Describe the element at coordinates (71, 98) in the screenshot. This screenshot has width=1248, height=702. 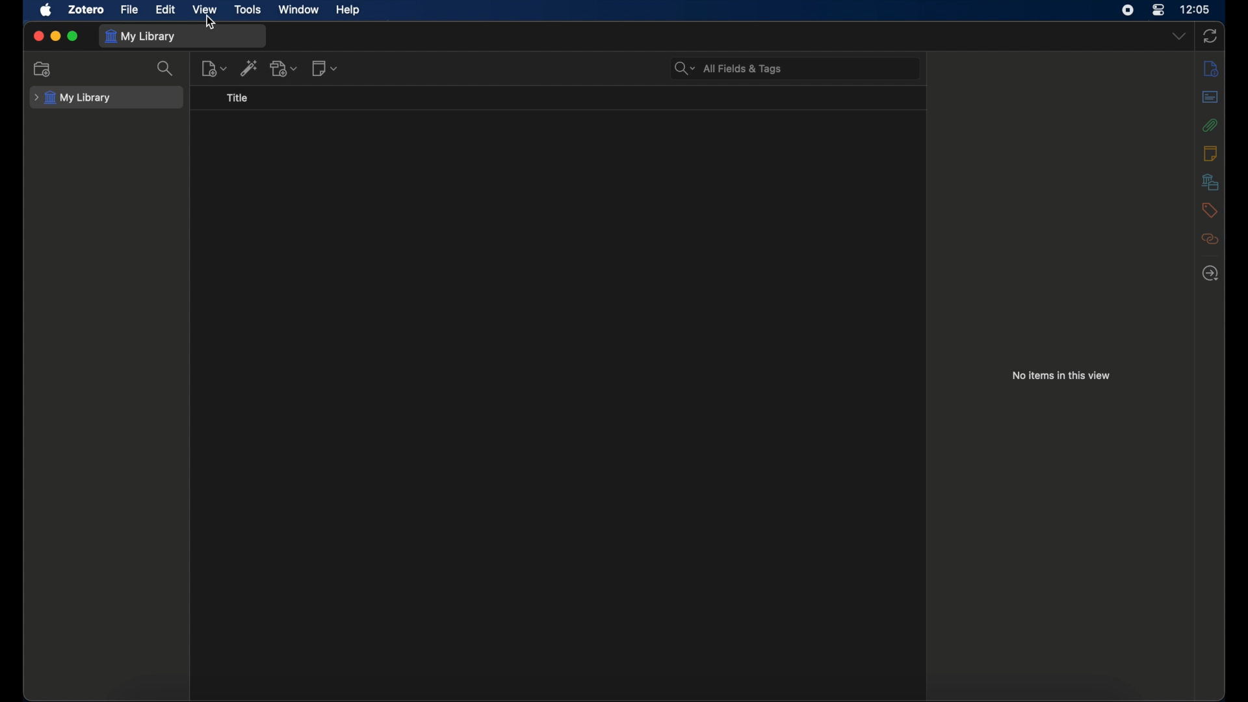
I see `my library` at that location.